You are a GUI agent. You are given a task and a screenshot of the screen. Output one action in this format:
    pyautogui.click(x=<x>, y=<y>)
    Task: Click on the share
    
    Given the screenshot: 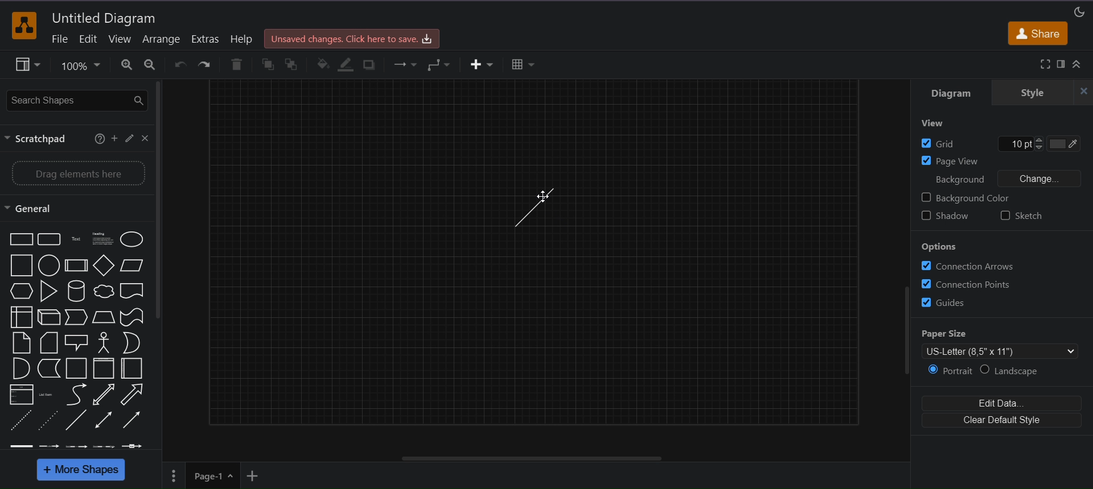 What is the action you would take?
    pyautogui.click(x=1039, y=35)
    